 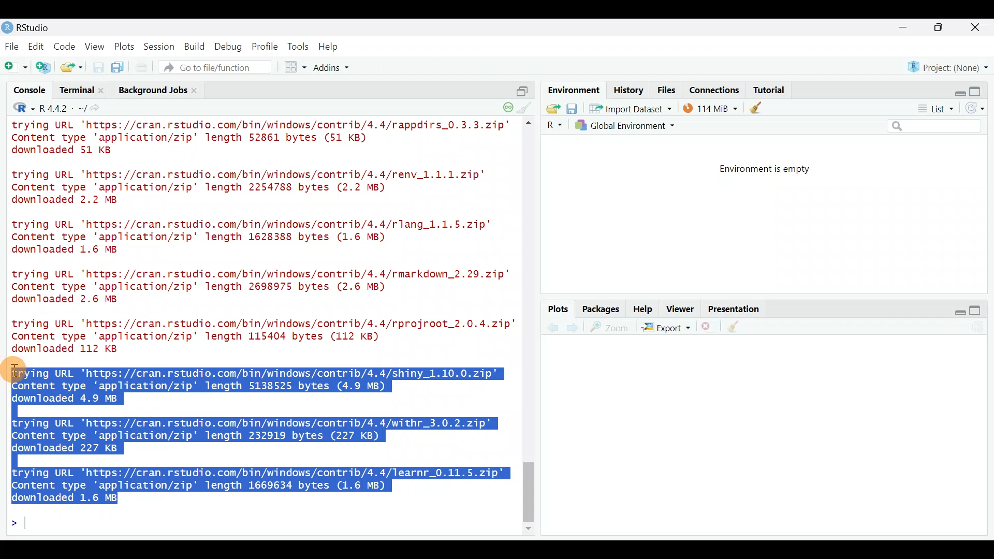 I want to click on 114 MIB, so click(x=710, y=108).